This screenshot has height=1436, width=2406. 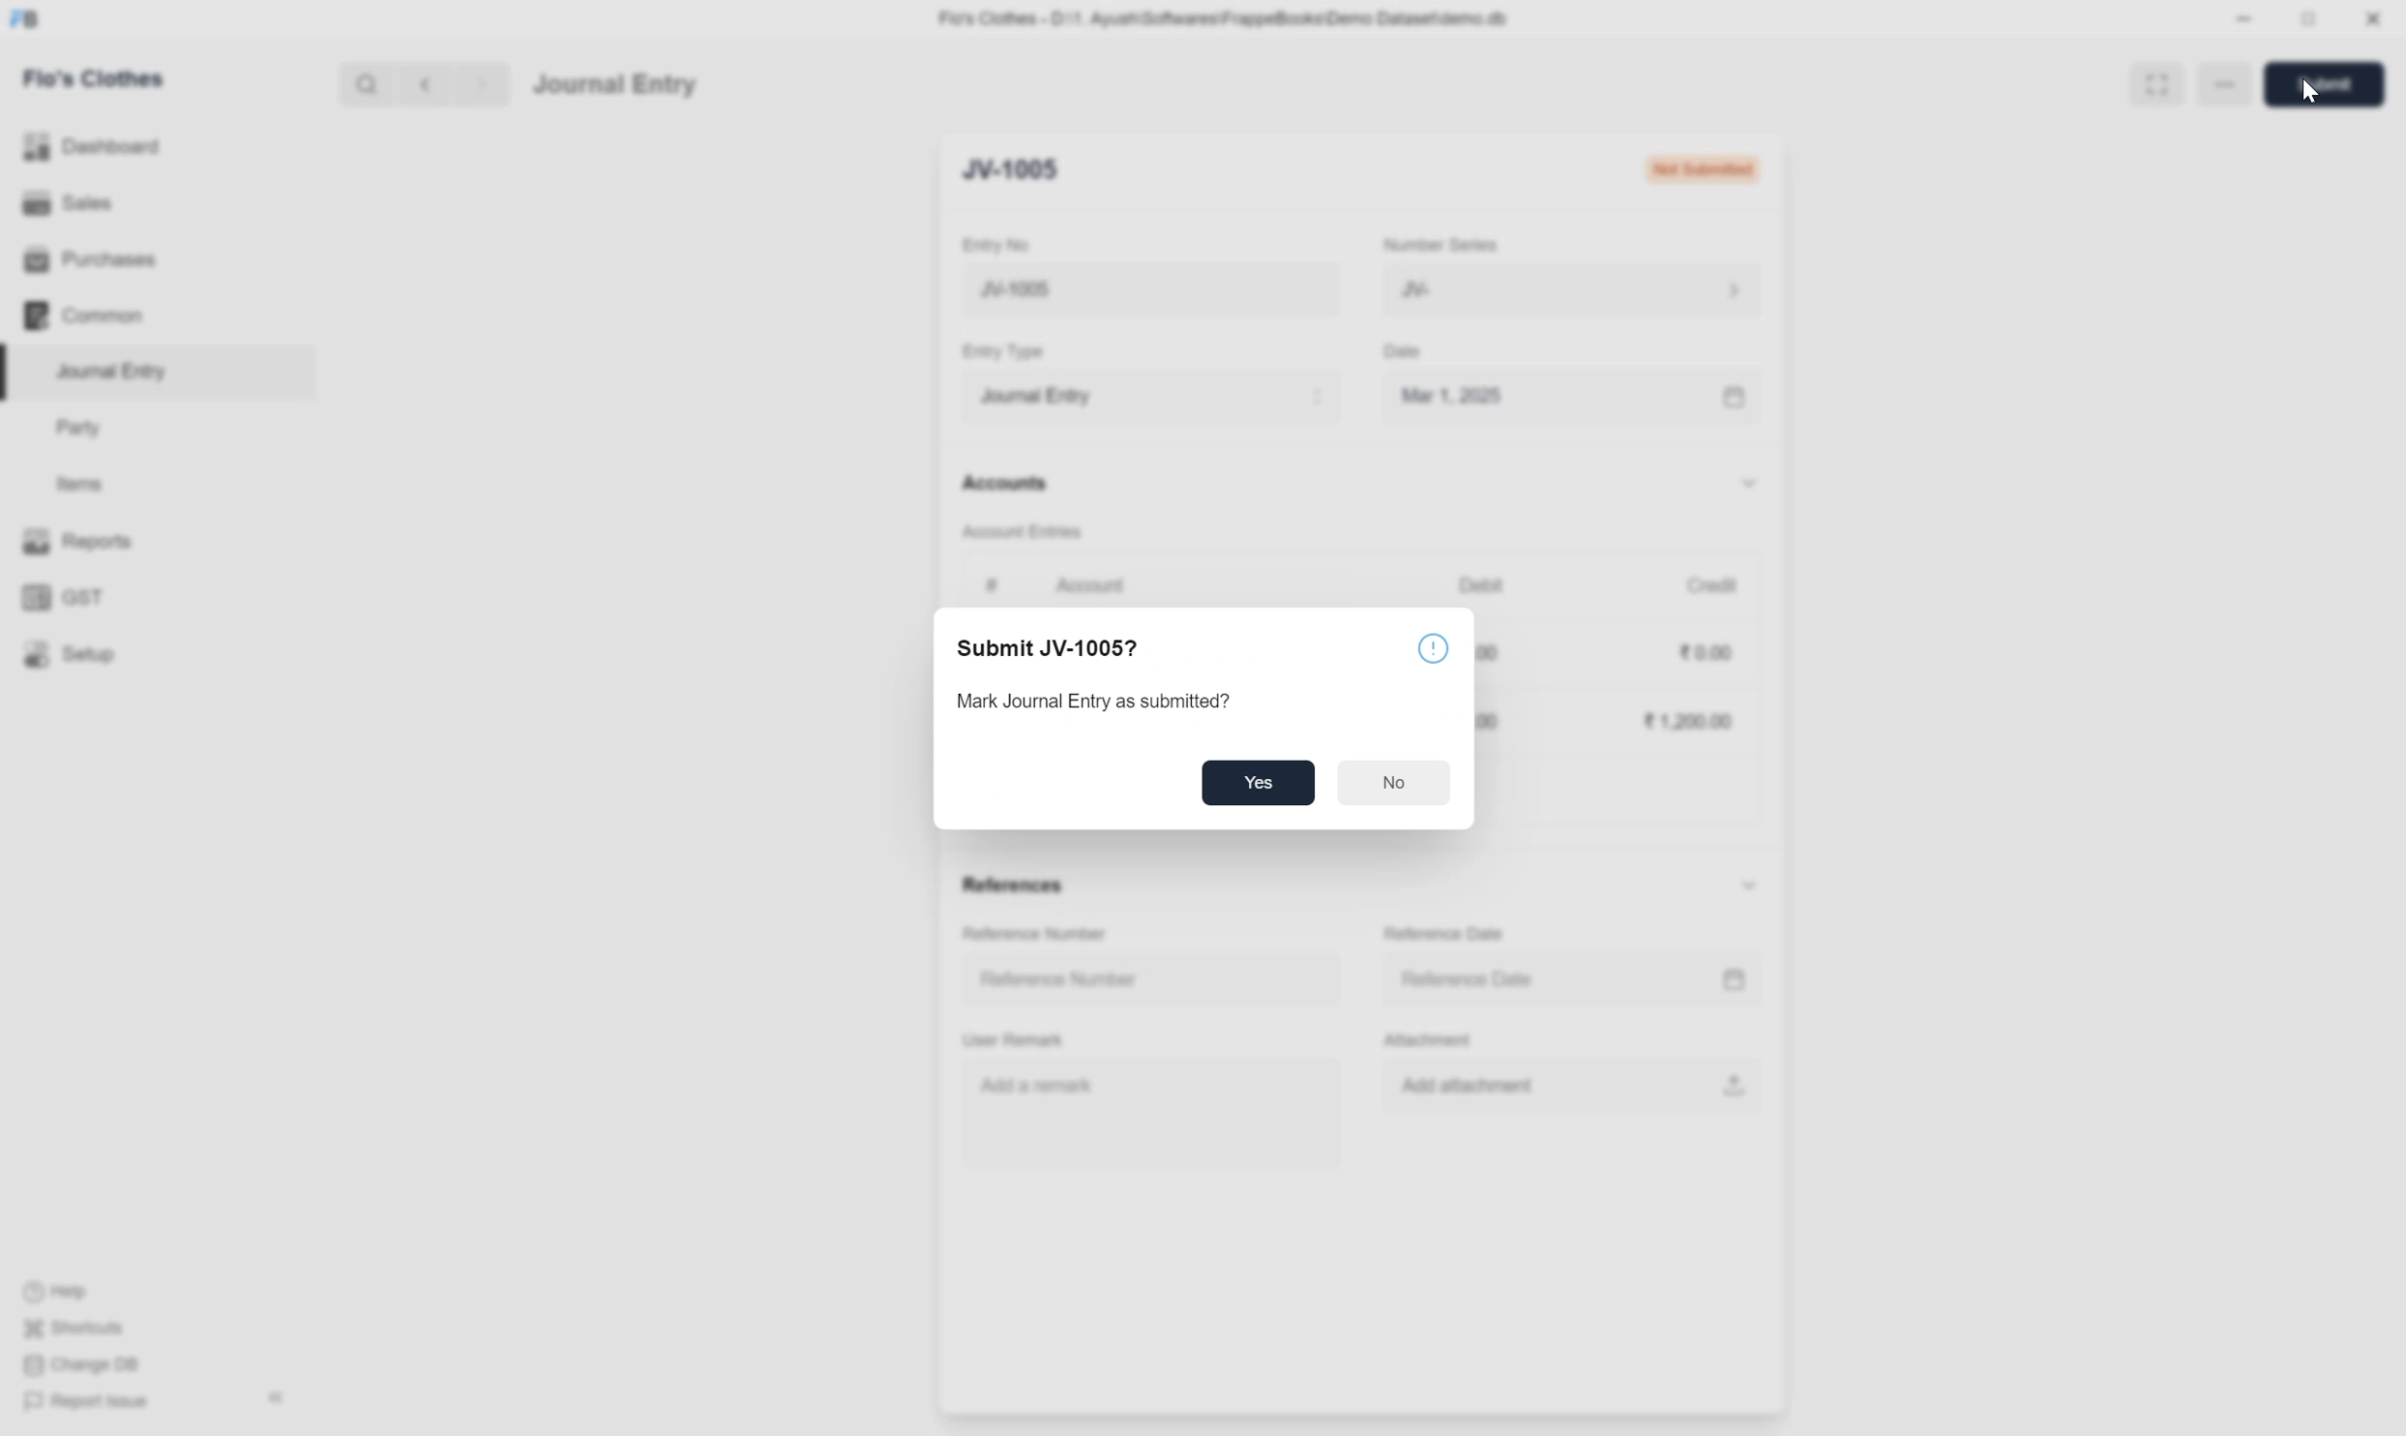 What do you see at coordinates (70, 653) in the screenshot?
I see `Setup` at bounding box center [70, 653].